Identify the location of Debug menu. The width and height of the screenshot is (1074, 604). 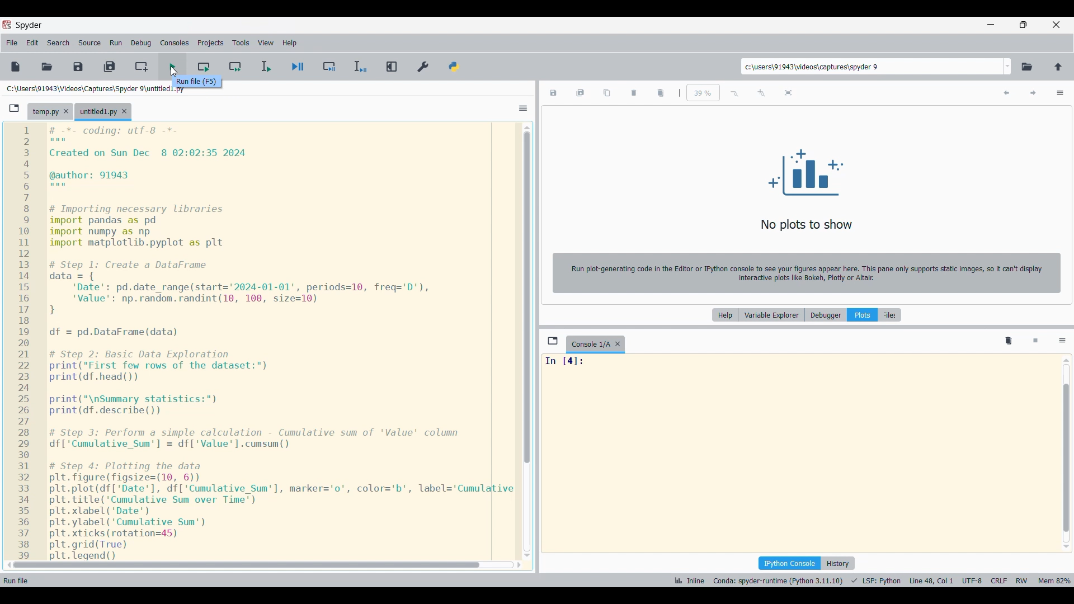
(142, 43).